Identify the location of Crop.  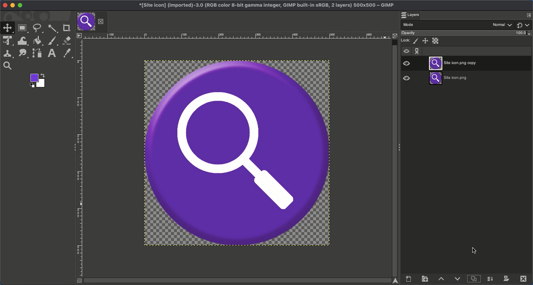
(66, 27).